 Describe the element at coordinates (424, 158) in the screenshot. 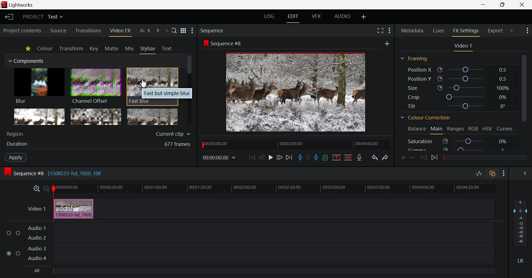

I see `Previous keyframe` at that location.